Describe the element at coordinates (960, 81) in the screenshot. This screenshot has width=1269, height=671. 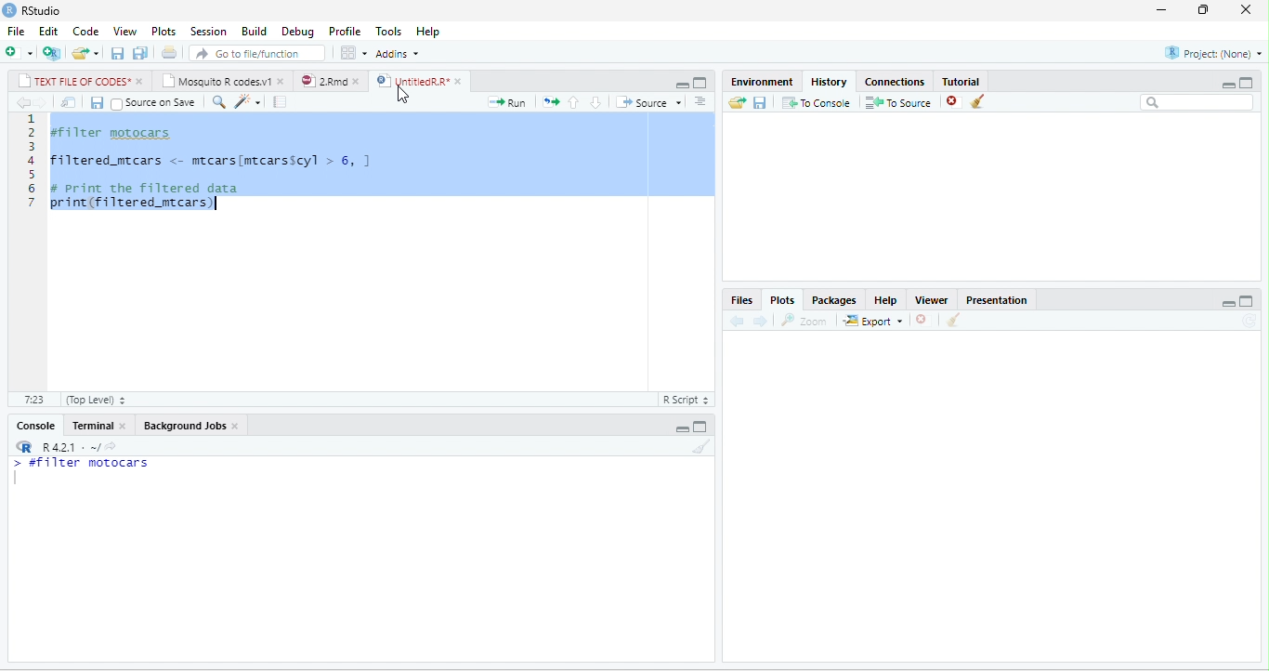
I see `Tutorial` at that location.